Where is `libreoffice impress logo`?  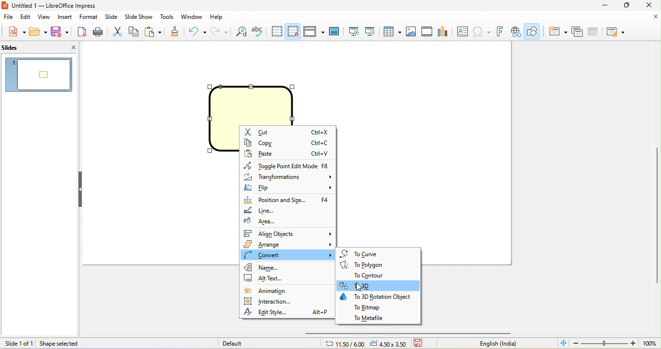
libreoffice impress logo is located at coordinates (6, 5).